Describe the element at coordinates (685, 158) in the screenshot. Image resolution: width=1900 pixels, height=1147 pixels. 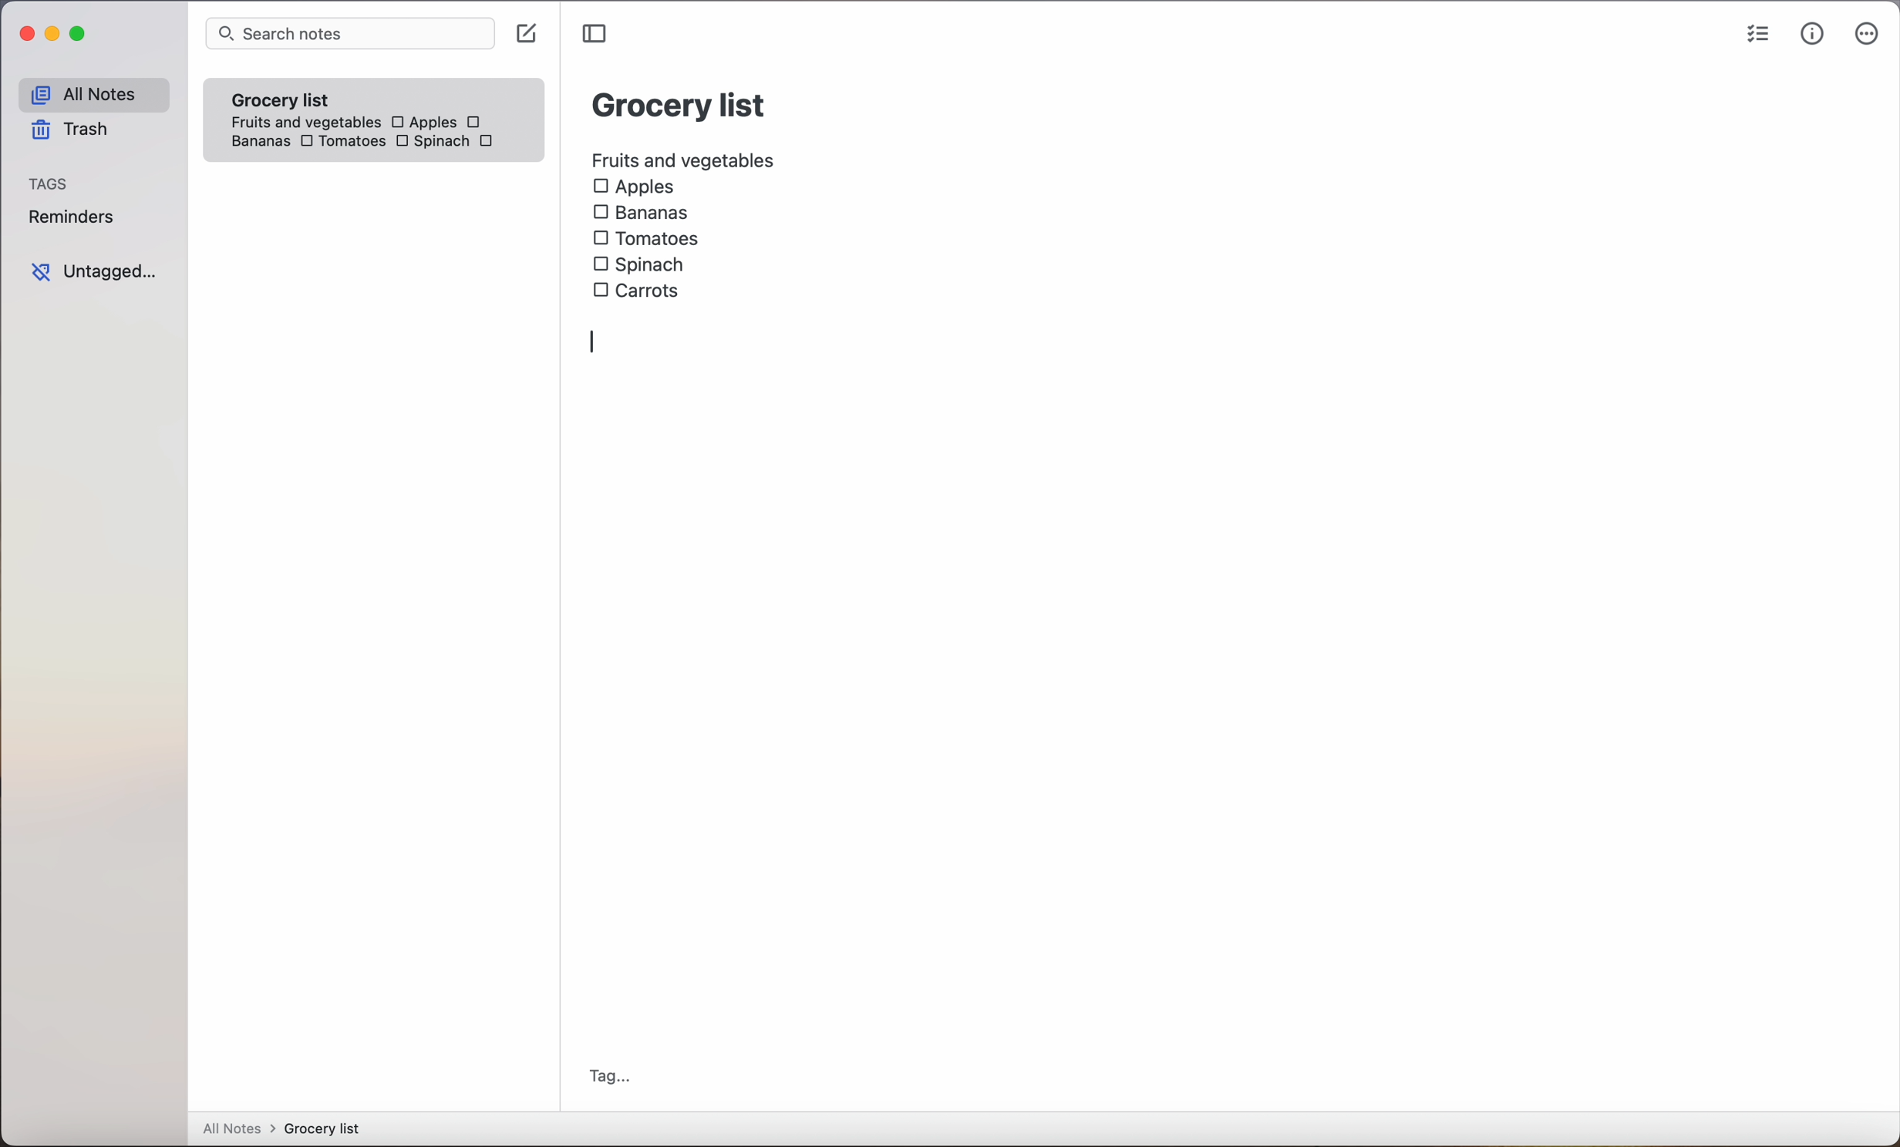
I see `fruits and vegetables` at that location.